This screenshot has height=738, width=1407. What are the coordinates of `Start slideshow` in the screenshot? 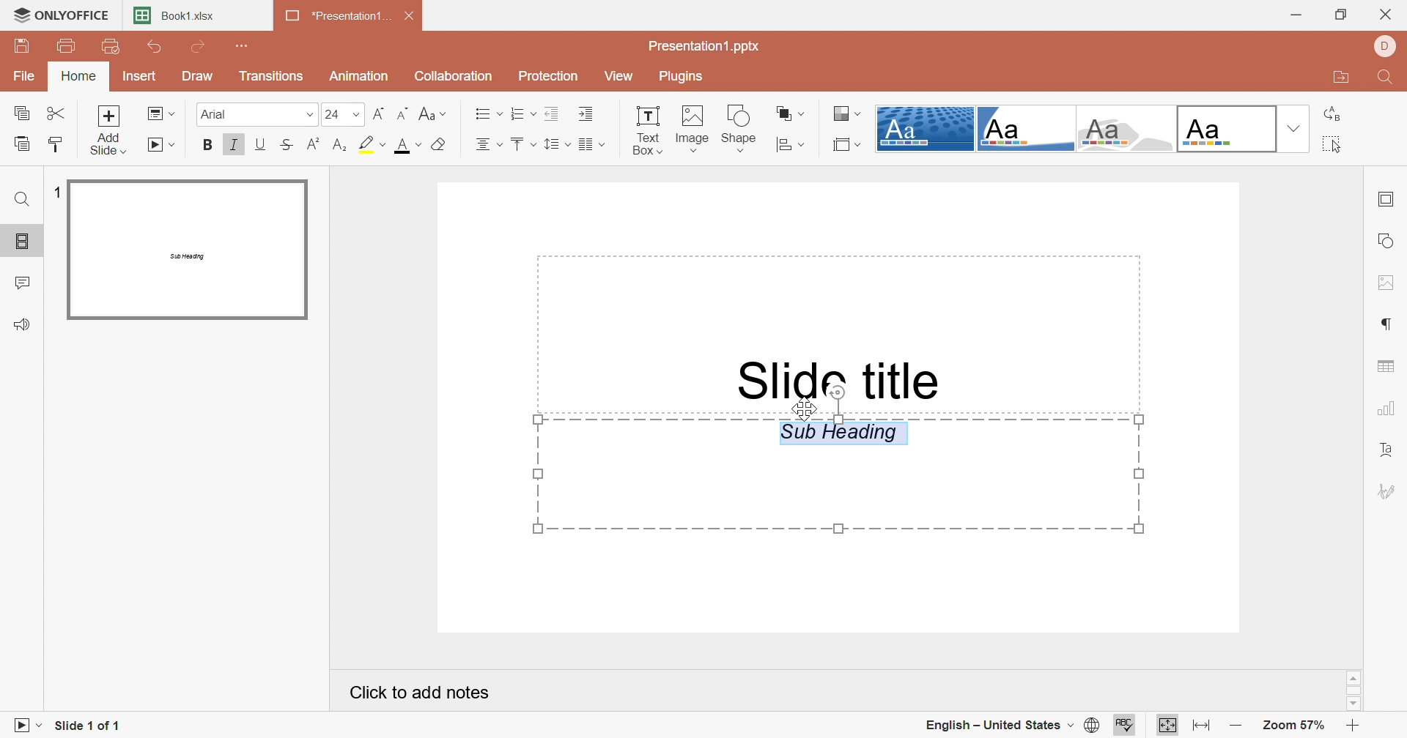 It's located at (162, 145).